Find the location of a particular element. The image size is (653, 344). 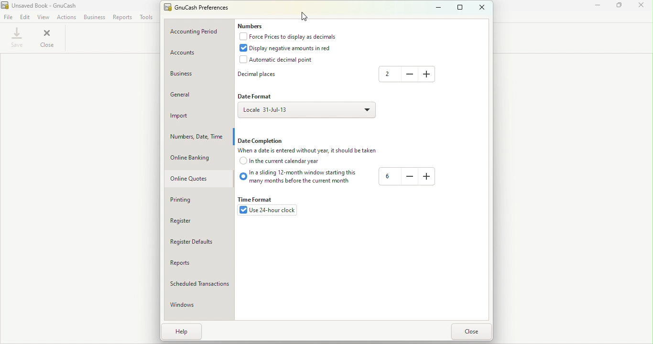

When a date is entered without year, it should be taken is located at coordinates (308, 150).